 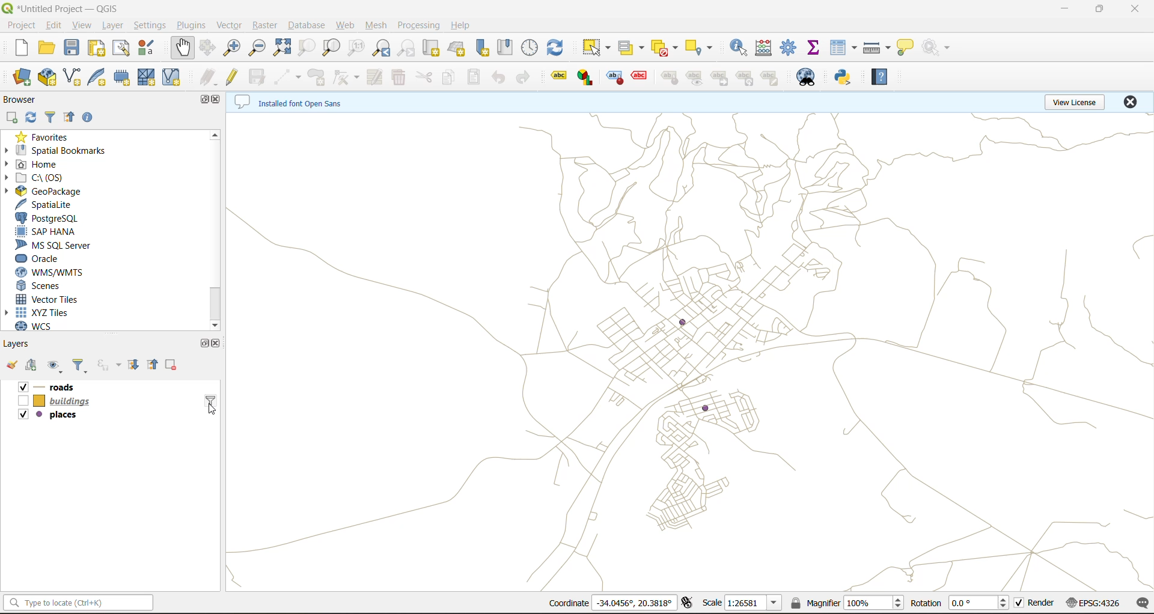 What do you see at coordinates (259, 50) in the screenshot?
I see `zoom out` at bounding box center [259, 50].